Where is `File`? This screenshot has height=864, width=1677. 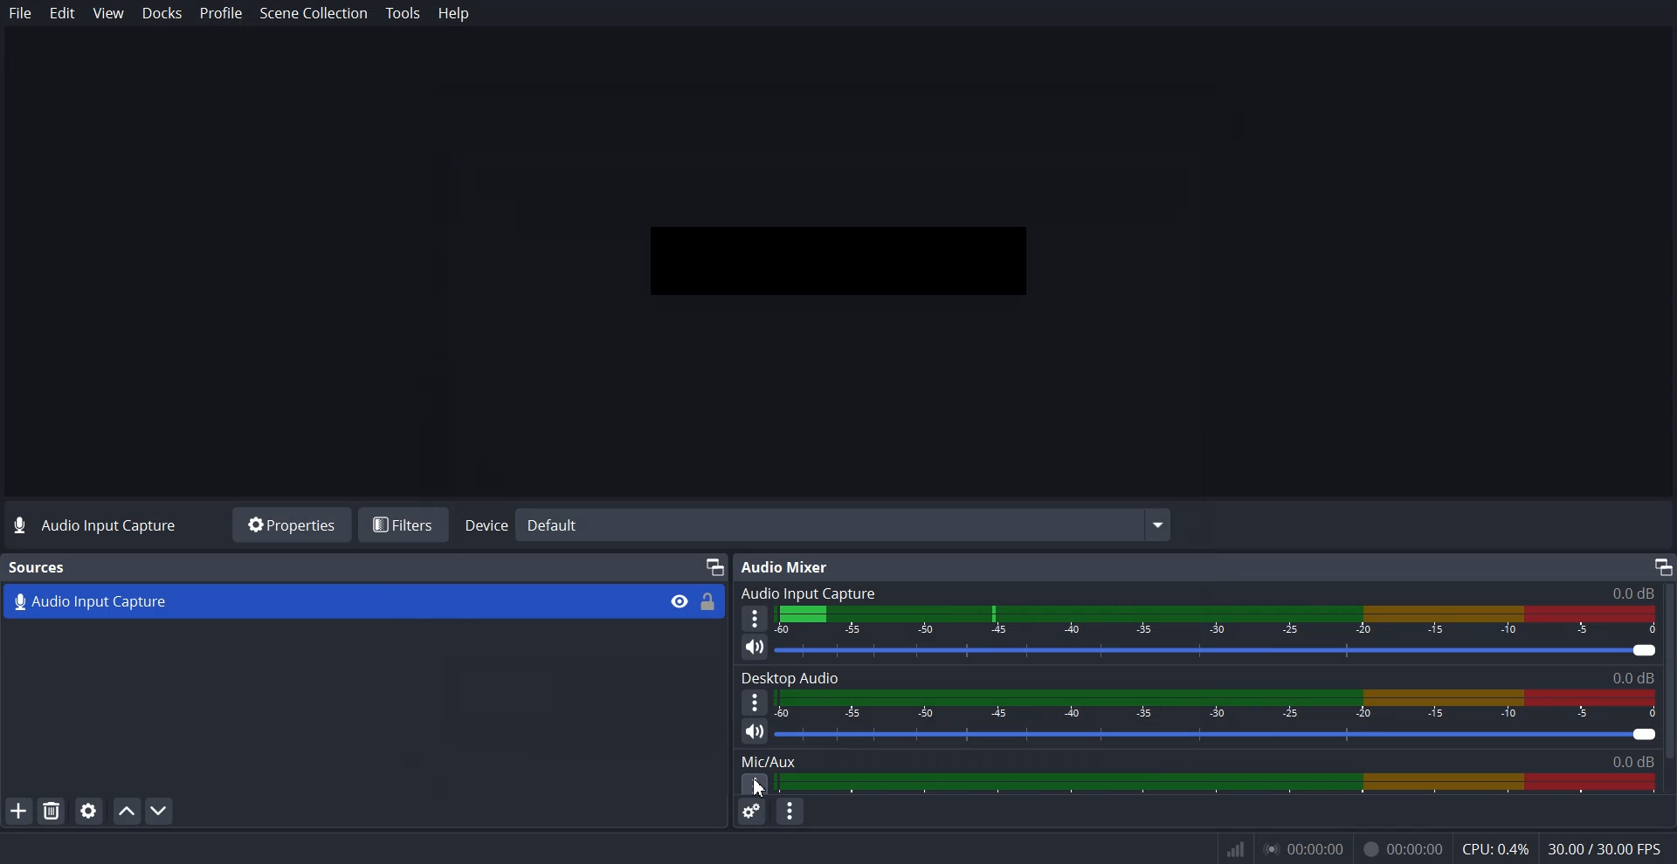 File is located at coordinates (21, 13).